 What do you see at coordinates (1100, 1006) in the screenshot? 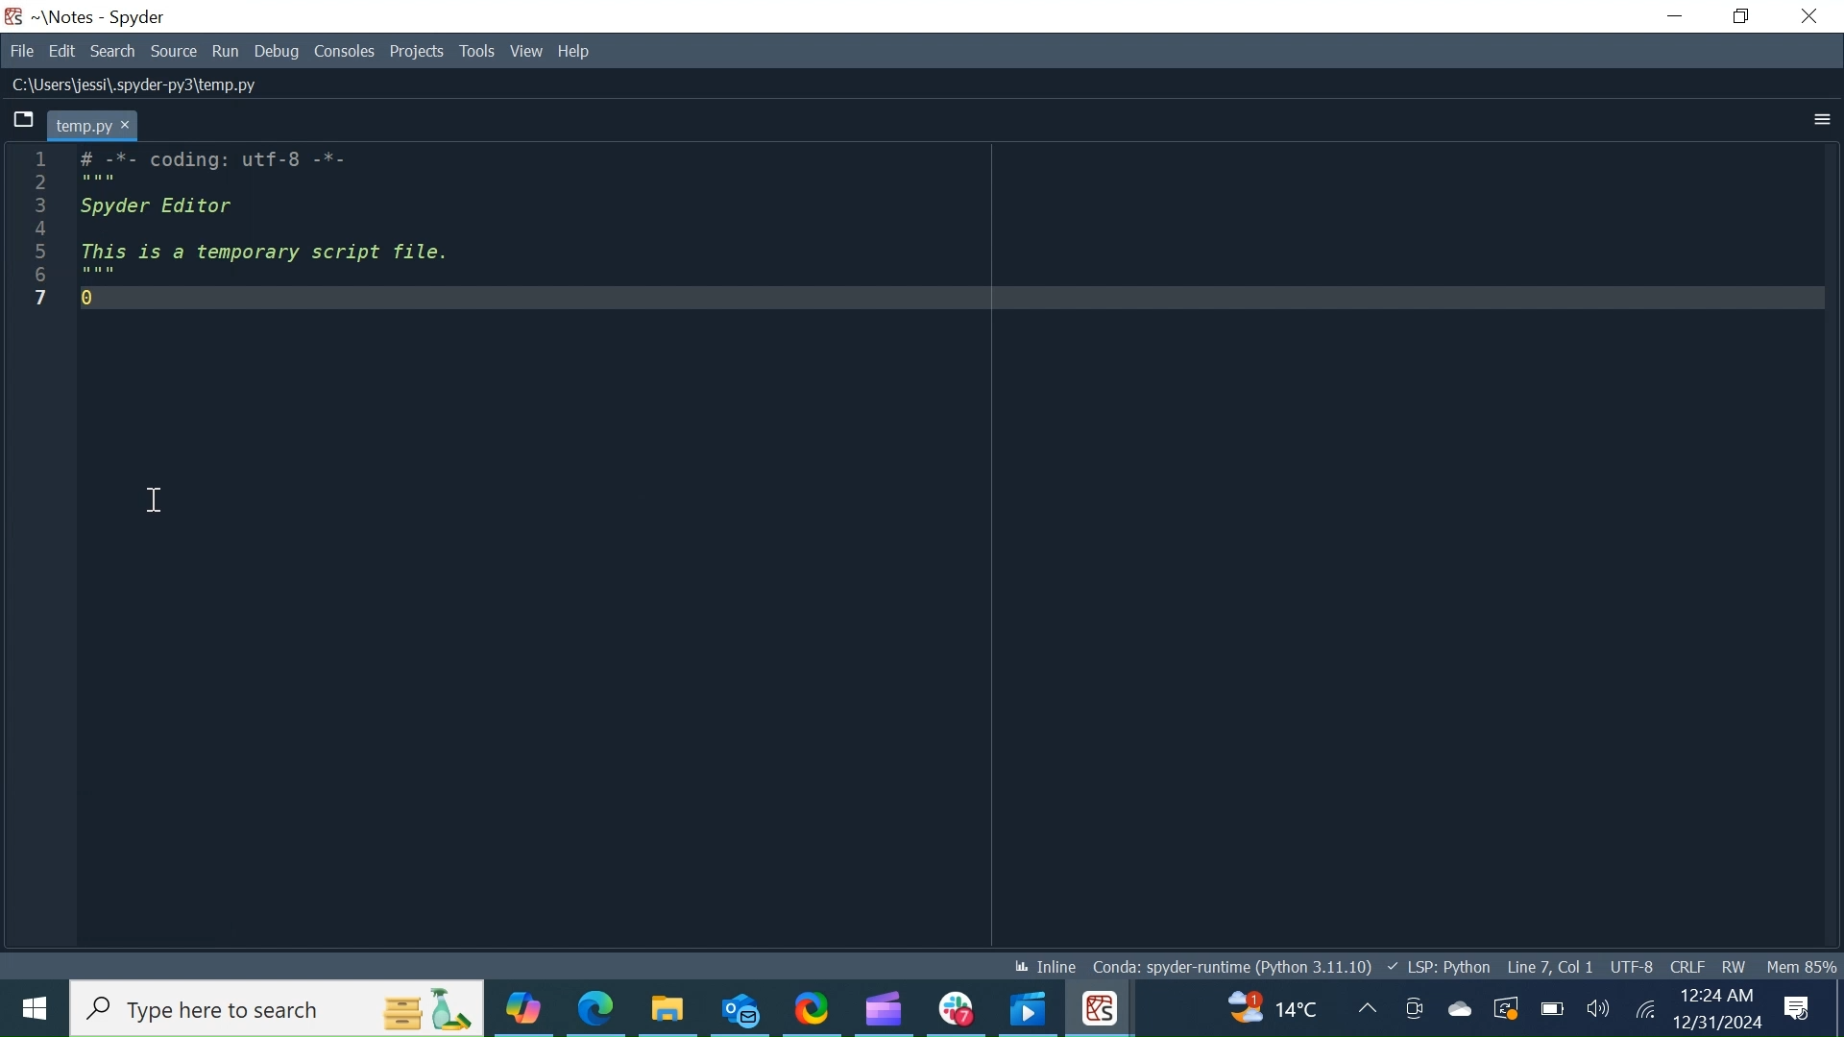
I see `Spyder Desktop Icon` at bounding box center [1100, 1006].